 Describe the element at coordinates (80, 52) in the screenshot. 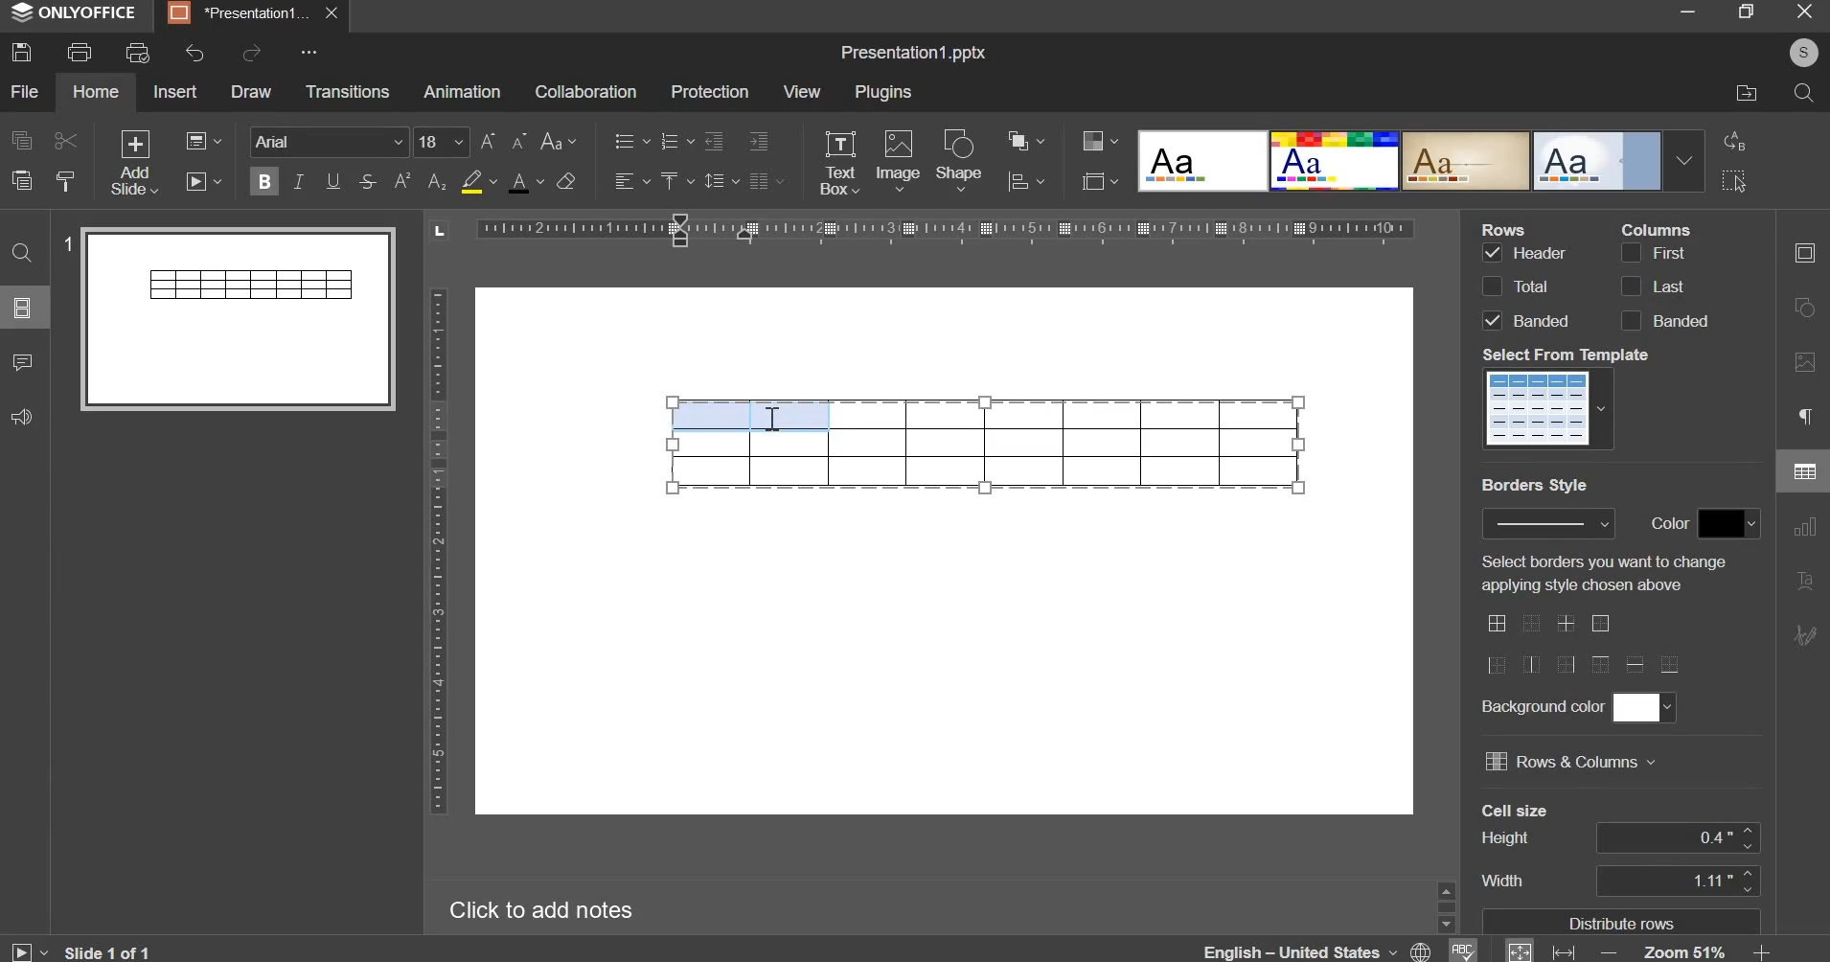

I see `print` at that location.